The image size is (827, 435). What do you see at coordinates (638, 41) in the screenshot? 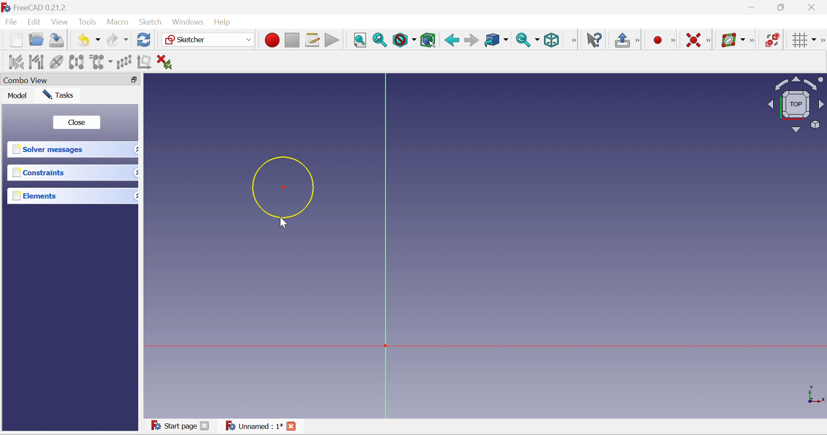
I see `[Sketch edit mode]` at bounding box center [638, 41].